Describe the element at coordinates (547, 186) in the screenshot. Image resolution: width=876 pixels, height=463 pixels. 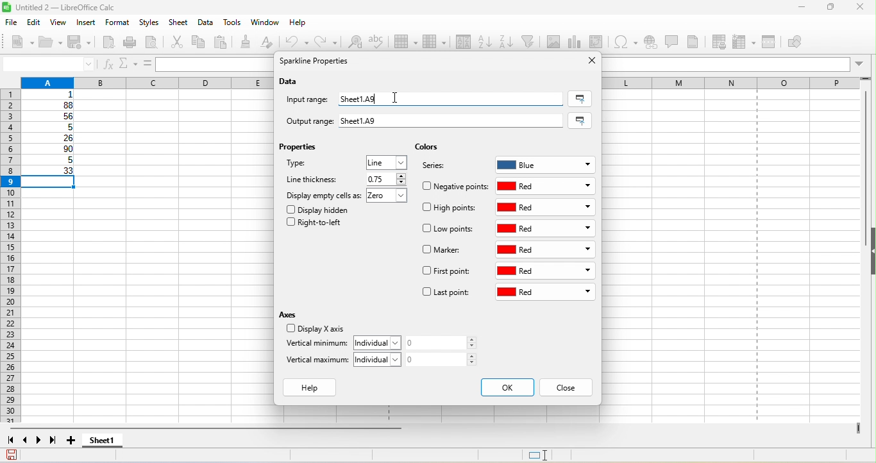
I see `red` at that location.